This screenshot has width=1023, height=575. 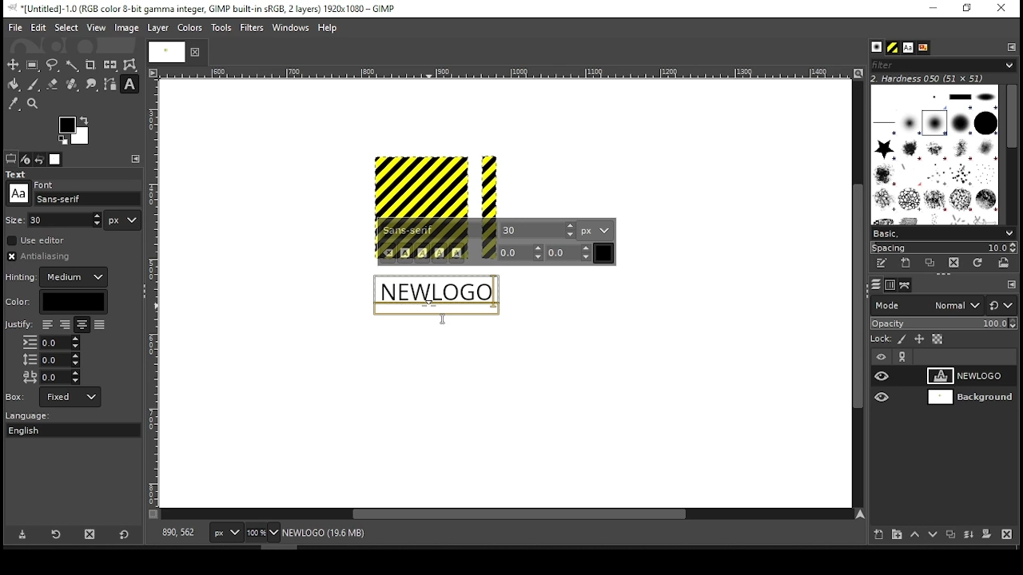 What do you see at coordinates (15, 28) in the screenshot?
I see `file` at bounding box center [15, 28].